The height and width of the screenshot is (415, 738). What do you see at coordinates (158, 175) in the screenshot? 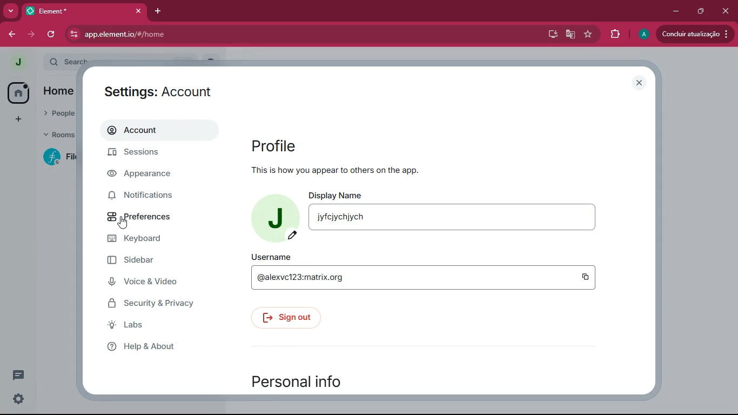
I see `appearance` at bounding box center [158, 175].